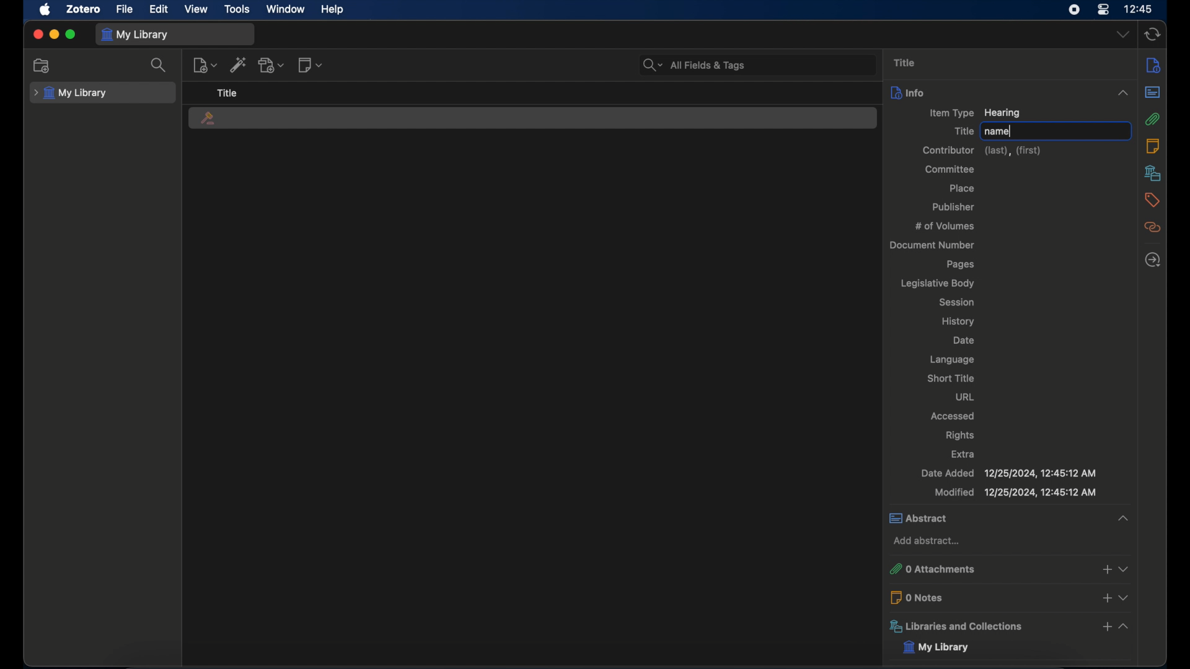  What do you see at coordinates (311, 64) in the screenshot?
I see `new notes` at bounding box center [311, 64].